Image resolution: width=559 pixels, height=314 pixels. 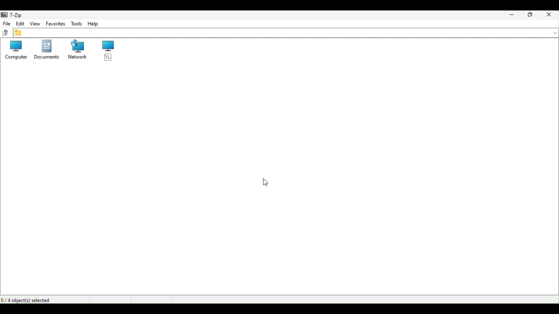 What do you see at coordinates (57, 24) in the screenshot?
I see `Favourite` at bounding box center [57, 24].